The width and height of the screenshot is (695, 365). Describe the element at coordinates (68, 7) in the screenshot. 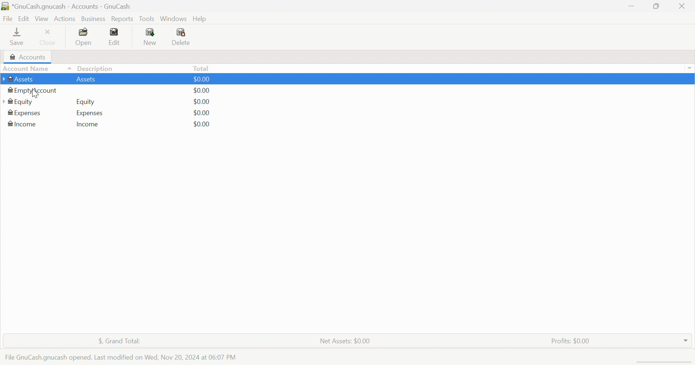

I see `*GnuCash.gnucash - Accounts - GnuCash` at that location.